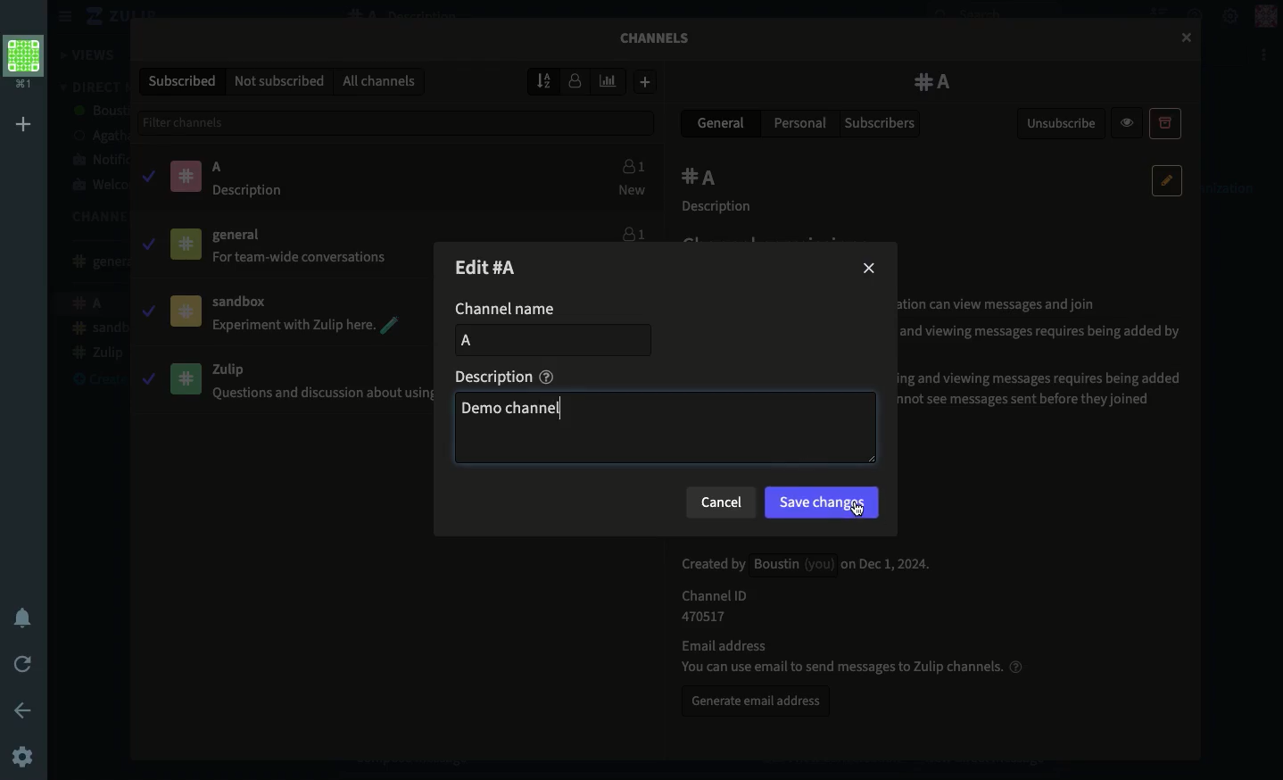 The height and width of the screenshot is (780, 1283). Describe the element at coordinates (1231, 14) in the screenshot. I see `Settings` at that location.